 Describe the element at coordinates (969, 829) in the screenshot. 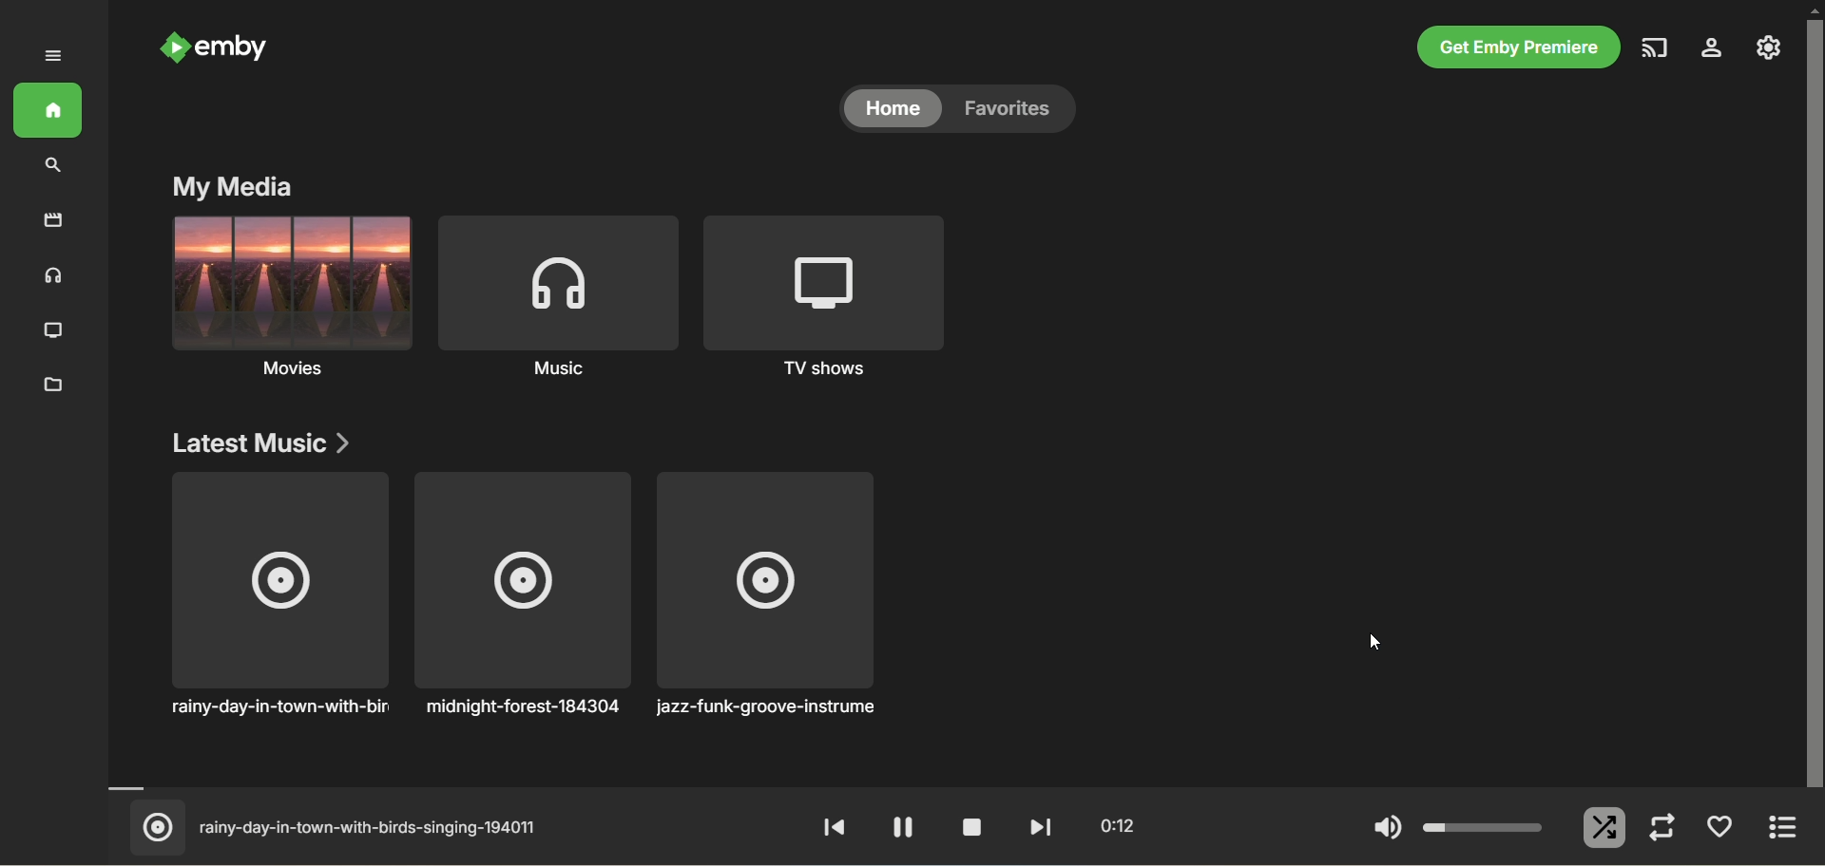

I see `stop` at that location.